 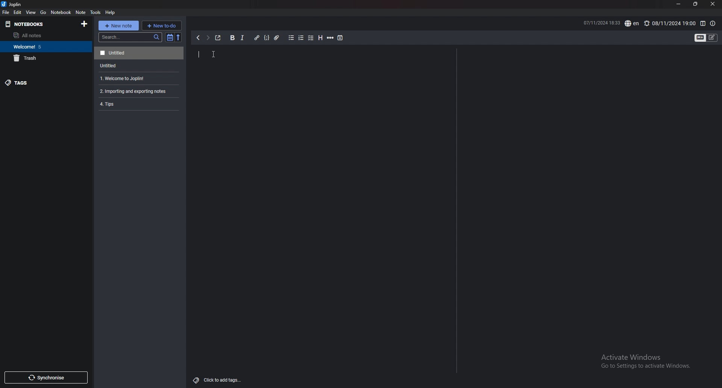 I want to click on toggle external editor, so click(x=218, y=38).